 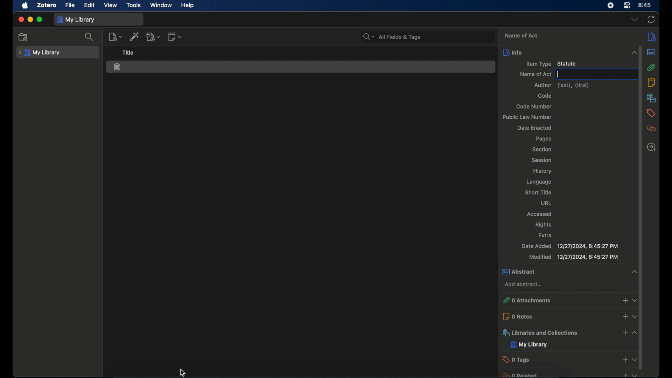 I want to click on title, so click(x=129, y=53).